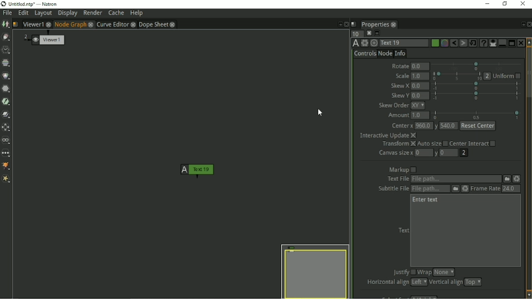 The height and width of the screenshot is (299, 532). I want to click on Close, so click(529, 24).